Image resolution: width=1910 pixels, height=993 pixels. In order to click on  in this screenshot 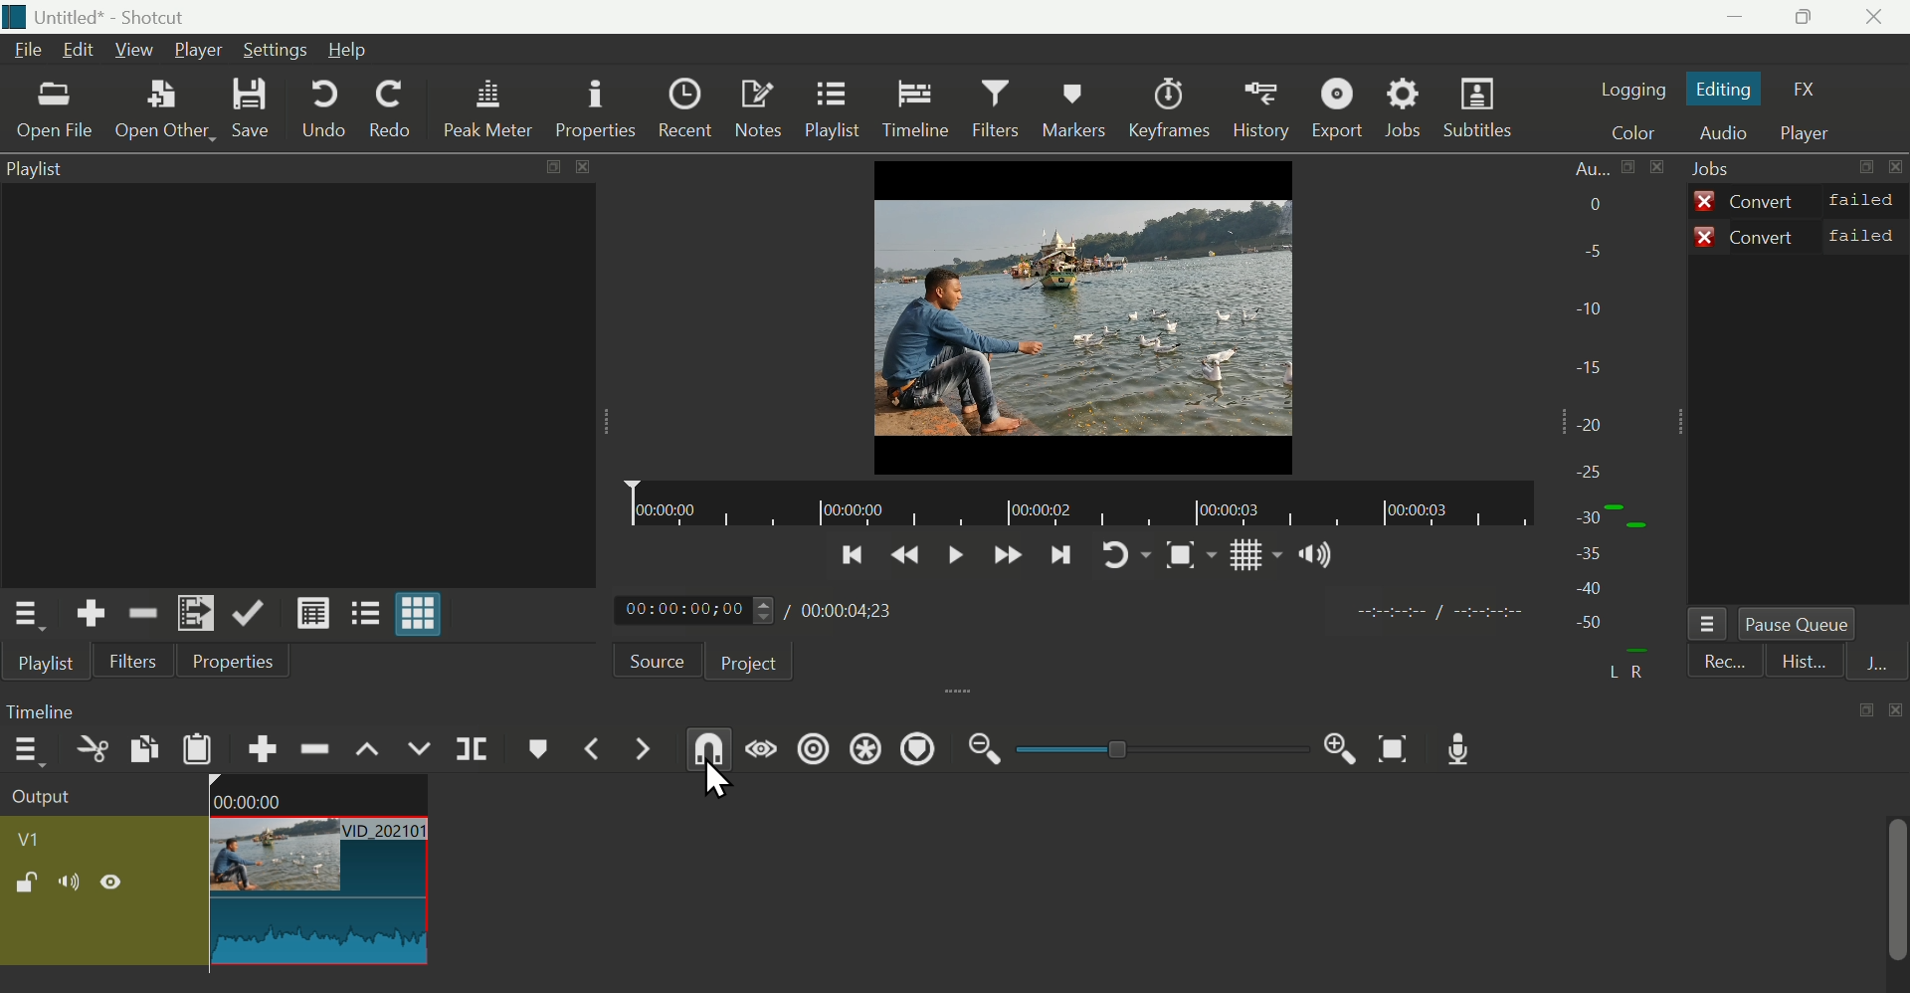, I will do `click(1798, 669)`.